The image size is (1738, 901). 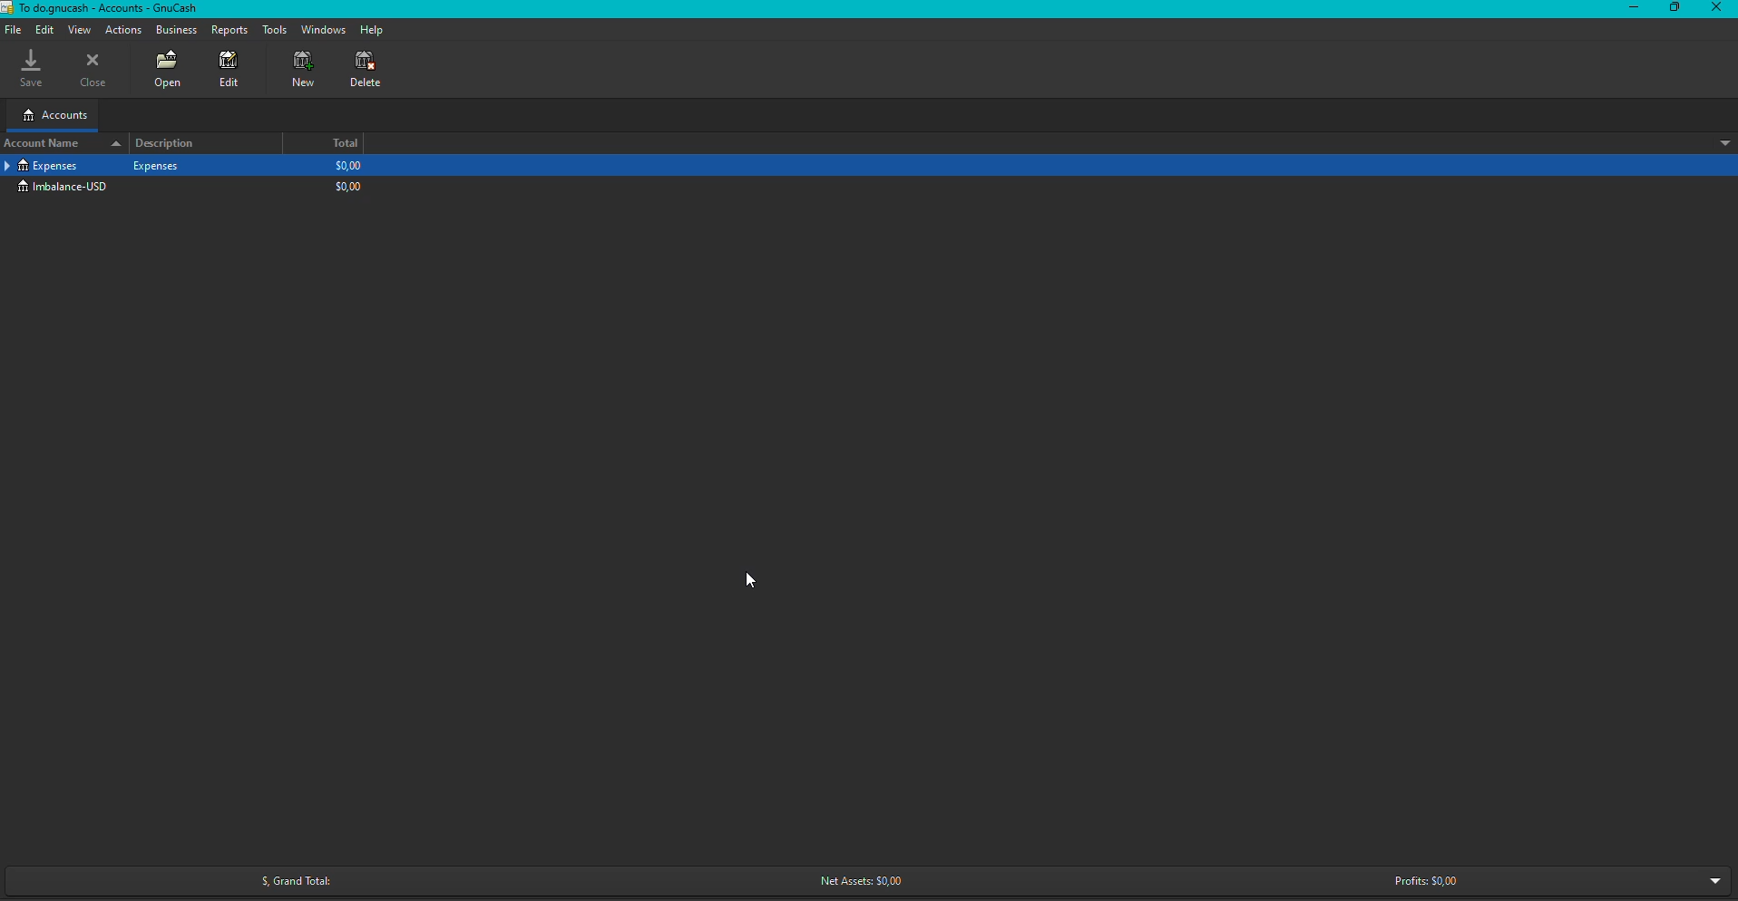 I want to click on Business, so click(x=177, y=32).